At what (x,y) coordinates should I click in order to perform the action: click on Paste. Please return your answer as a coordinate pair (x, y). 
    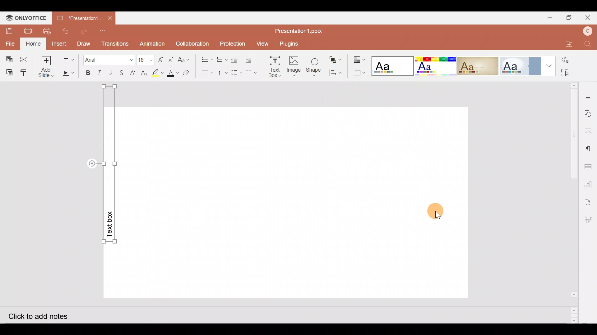
    Looking at the image, I should click on (8, 72).